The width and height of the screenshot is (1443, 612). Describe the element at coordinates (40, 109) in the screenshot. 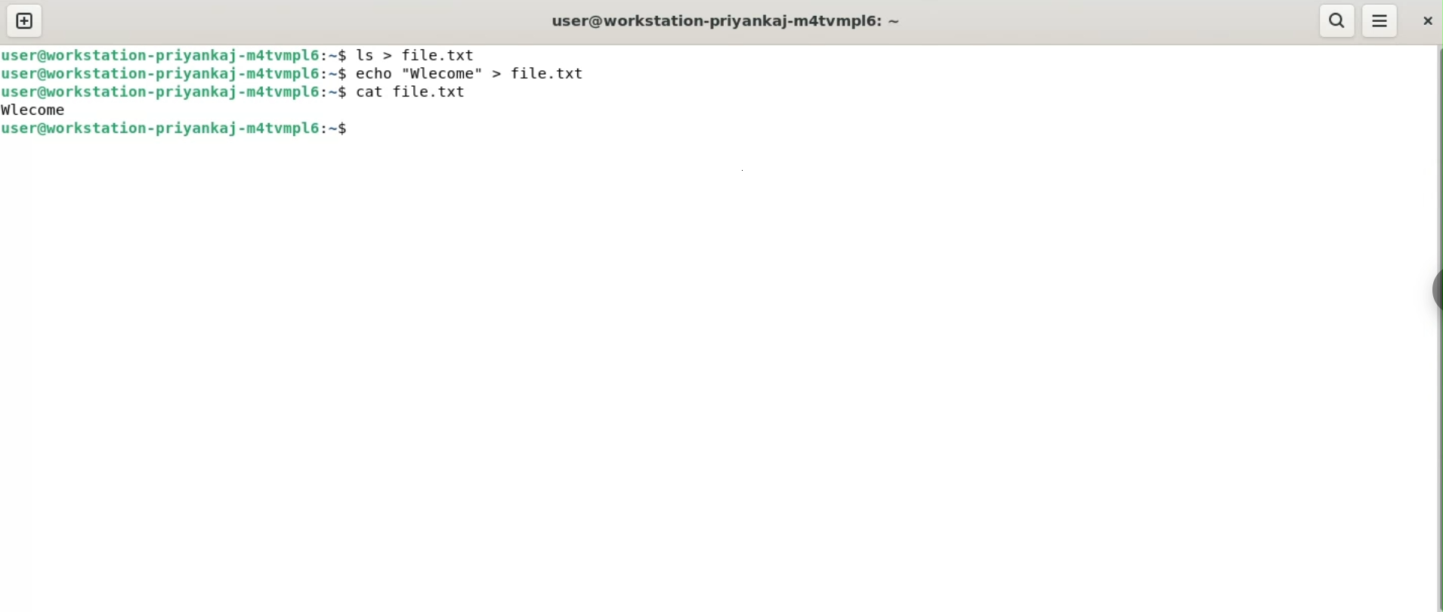

I see `wlecome` at that location.